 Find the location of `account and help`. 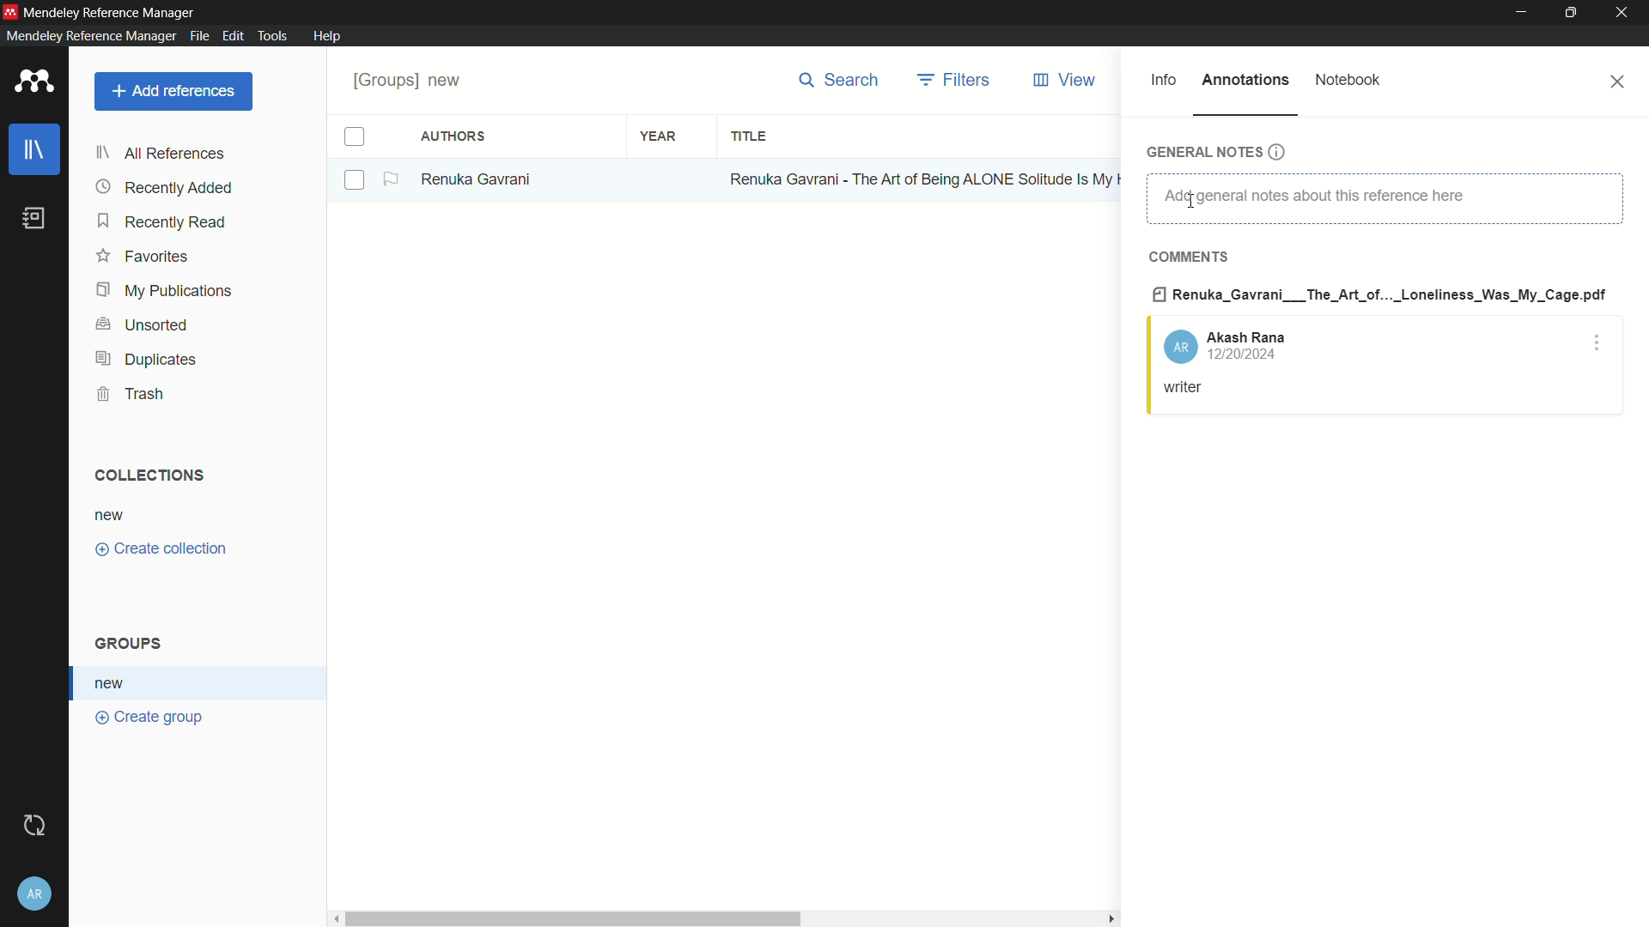

account and help is located at coordinates (36, 894).